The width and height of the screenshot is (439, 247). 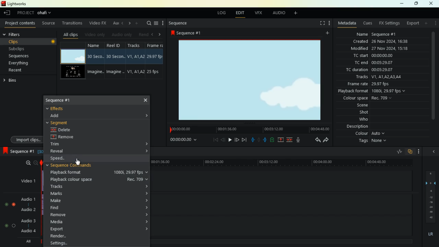 What do you see at coordinates (281, 140) in the screenshot?
I see `up` at bounding box center [281, 140].